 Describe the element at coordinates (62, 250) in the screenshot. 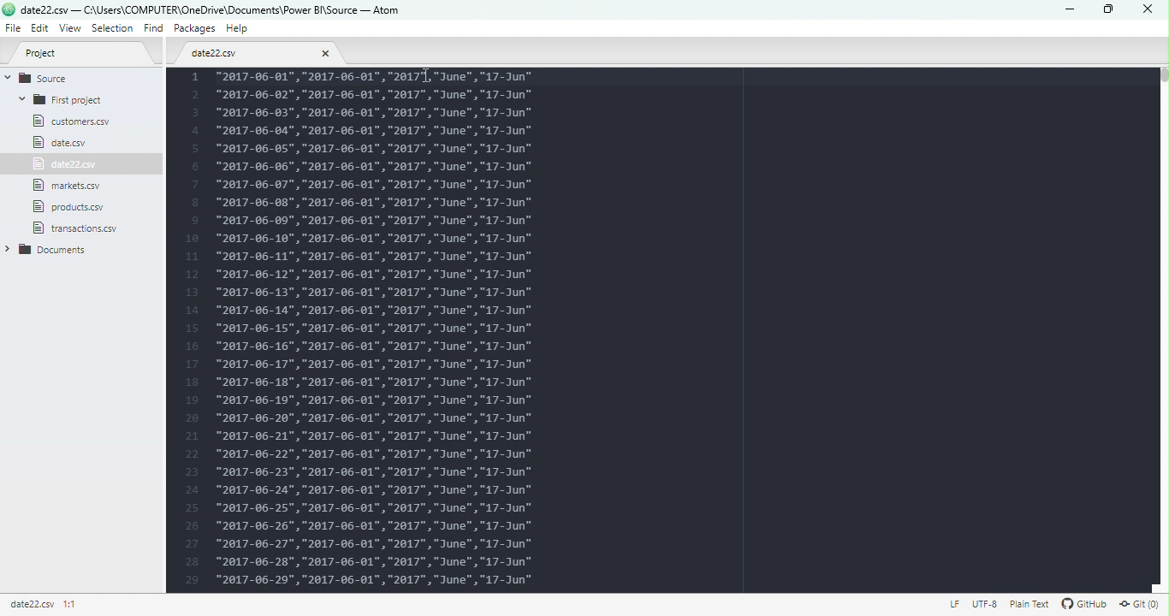

I see `folder` at that location.